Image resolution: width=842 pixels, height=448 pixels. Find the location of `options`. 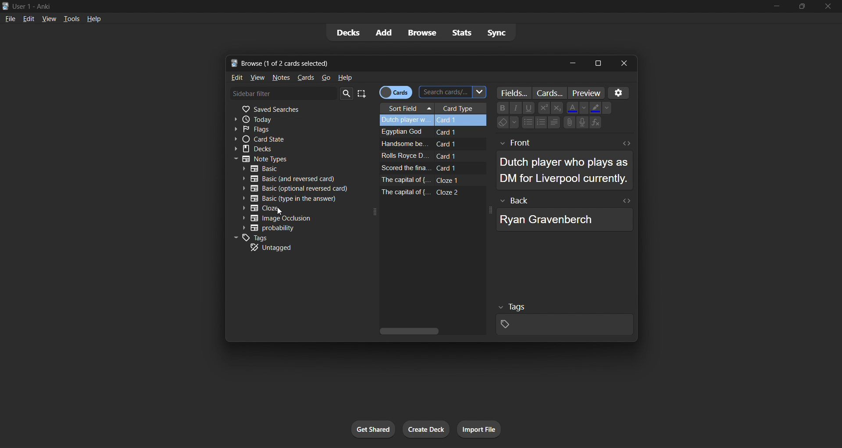

options is located at coordinates (620, 92).